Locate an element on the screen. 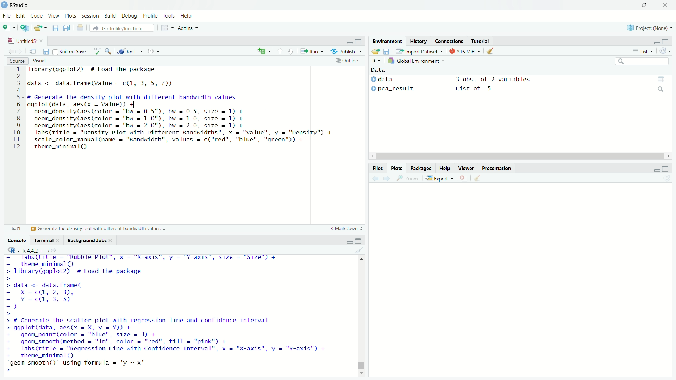  Workspace panes is located at coordinates (167, 27).